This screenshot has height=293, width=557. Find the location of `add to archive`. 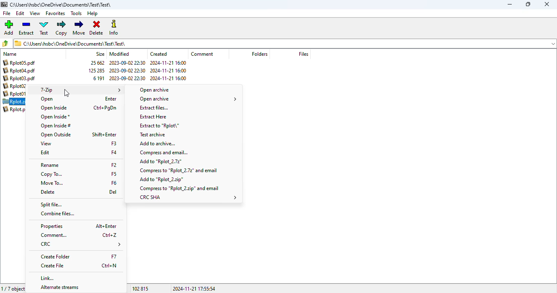

add to archive is located at coordinates (157, 143).